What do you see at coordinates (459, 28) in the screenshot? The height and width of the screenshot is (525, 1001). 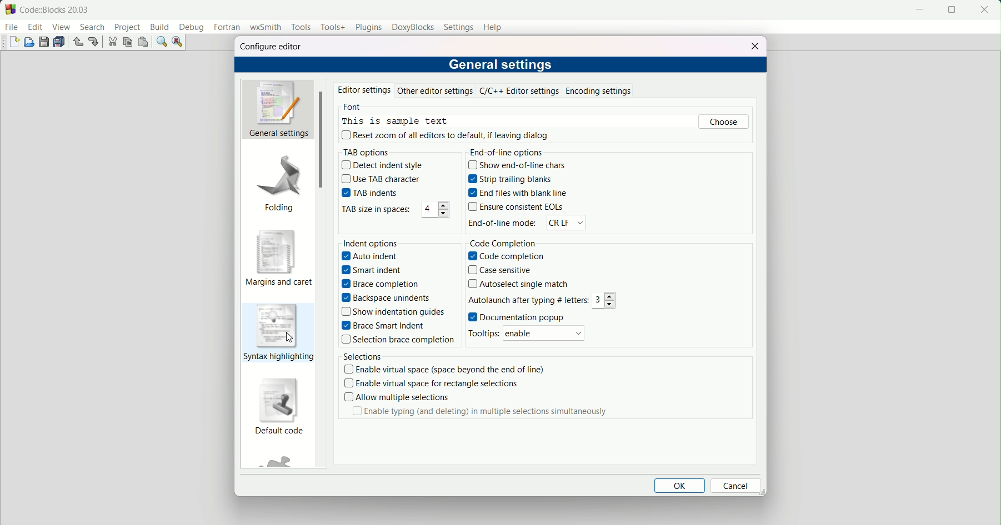 I see `settings` at bounding box center [459, 28].